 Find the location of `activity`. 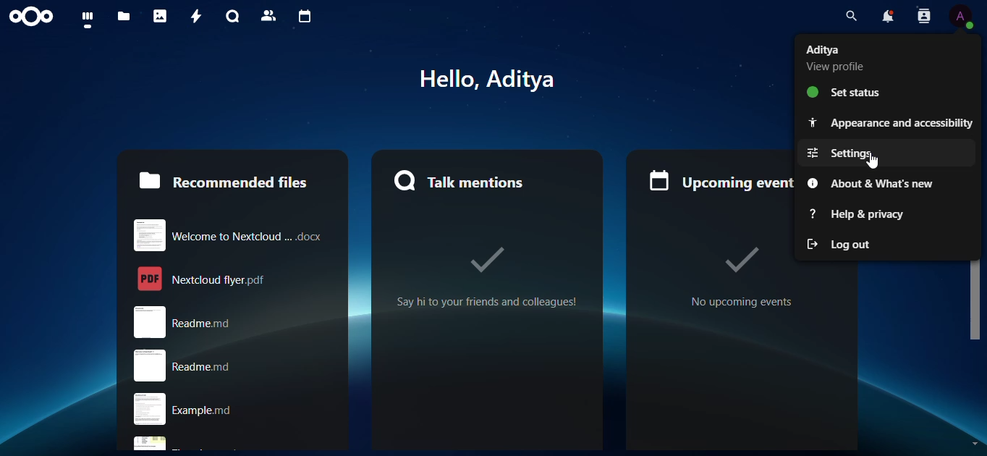

activity is located at coordinates (192, 16).